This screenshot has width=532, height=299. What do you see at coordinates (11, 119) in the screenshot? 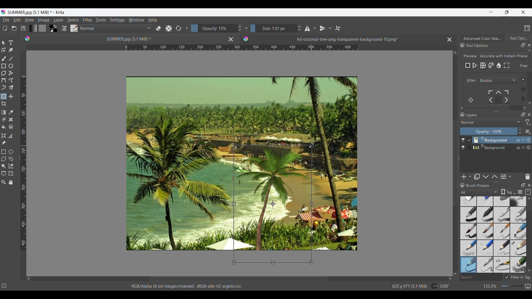
I see `Smart patch tool` at bounding box center [11, 119].